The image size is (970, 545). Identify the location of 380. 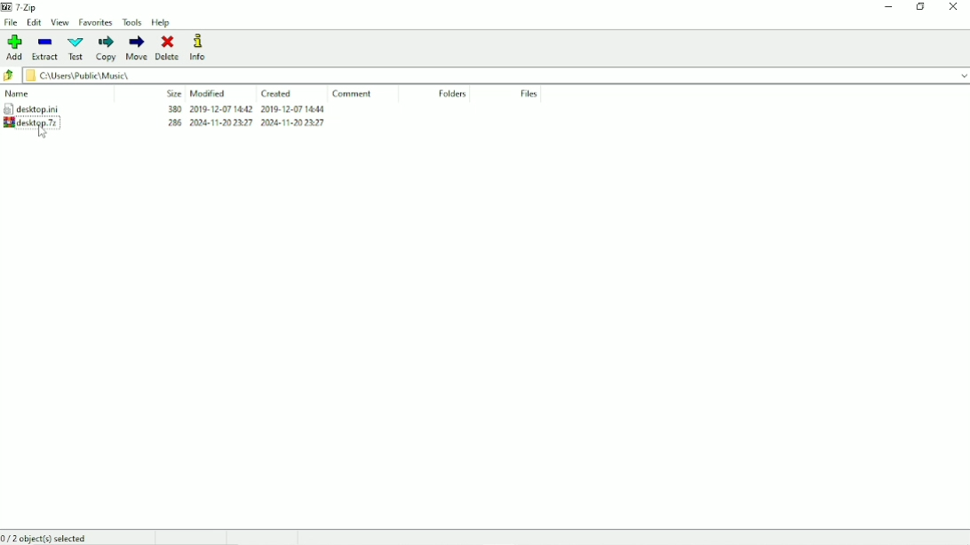
(173, 108).